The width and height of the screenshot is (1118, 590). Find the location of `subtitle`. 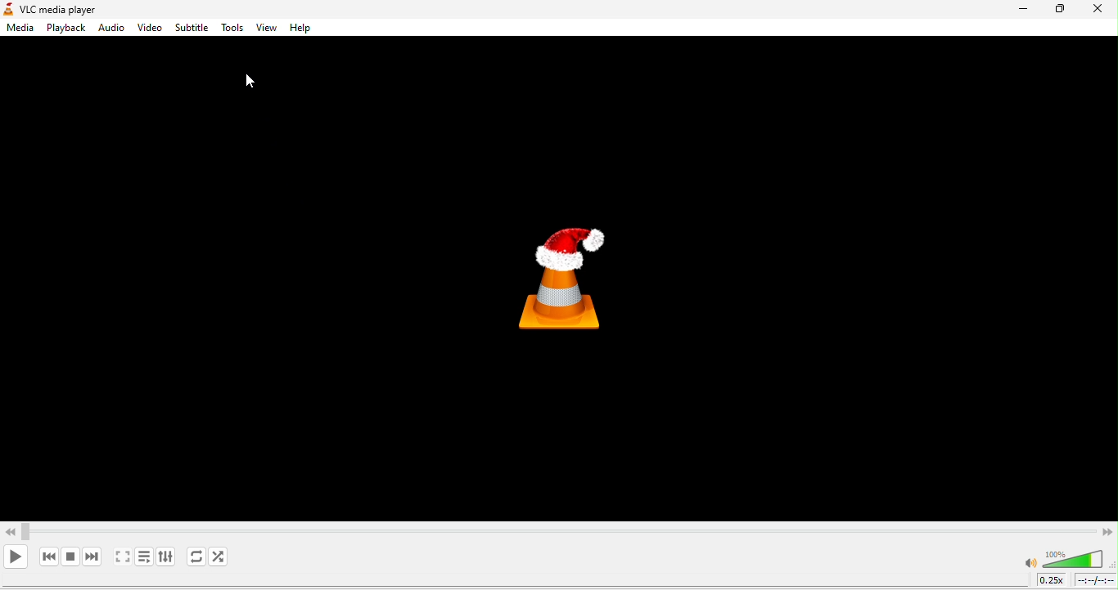

subtitle is located at coordinates (191, 27).